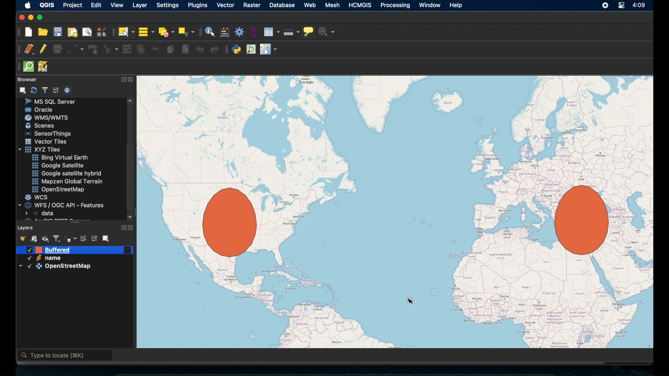 Image resolution: width=669 pixels, height=376 pixels. What do you see at coordinates (43, 126) in the screenshot?
I see `scenes` at bounding box center [43, 126].